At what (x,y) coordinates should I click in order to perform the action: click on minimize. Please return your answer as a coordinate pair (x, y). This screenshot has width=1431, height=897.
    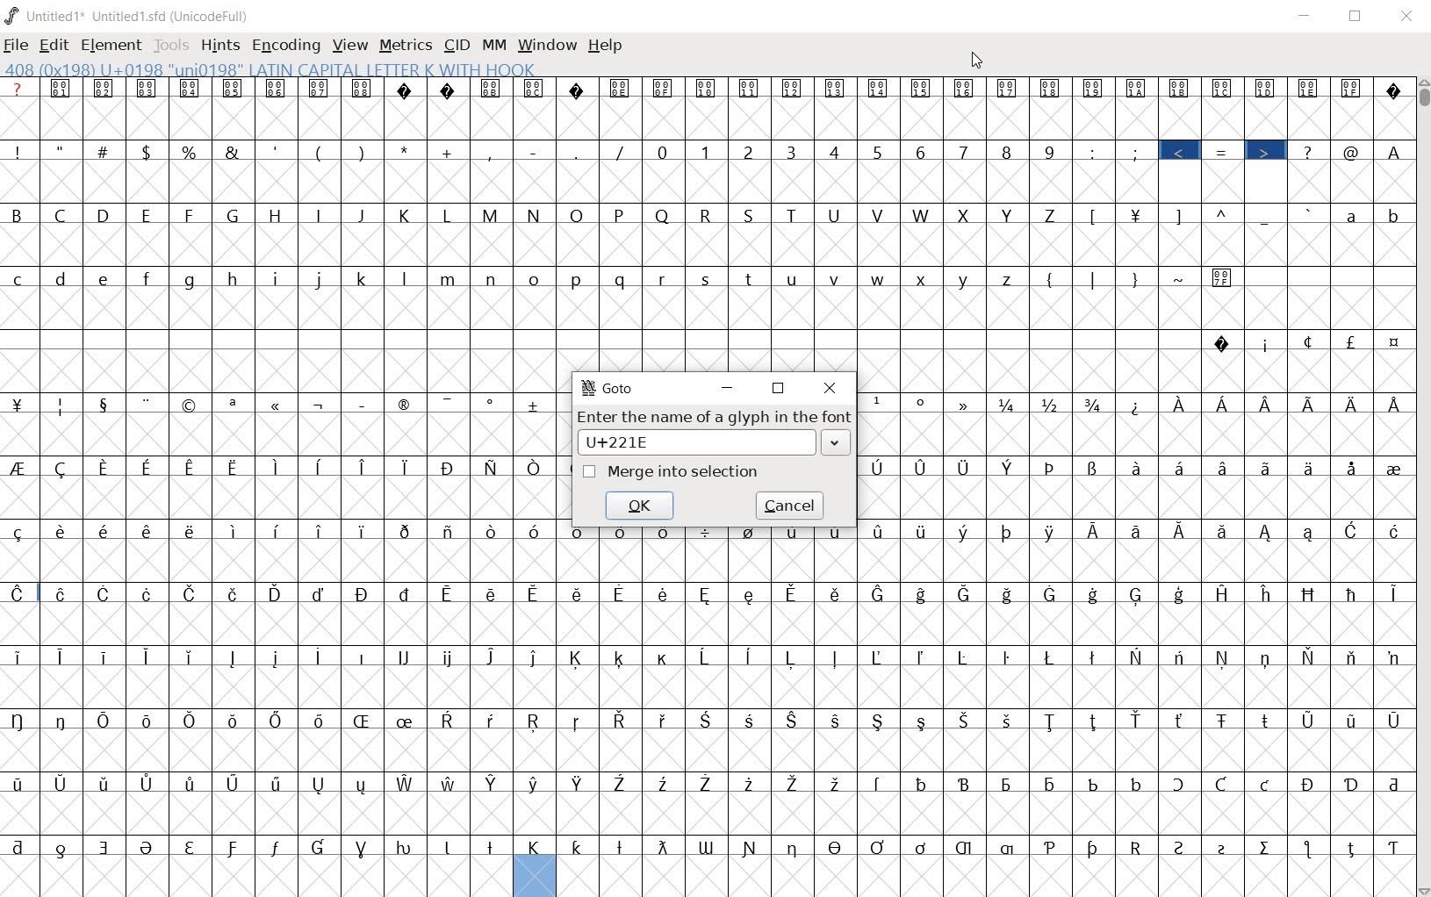
    Looking at the image, I should click on (731, 389).